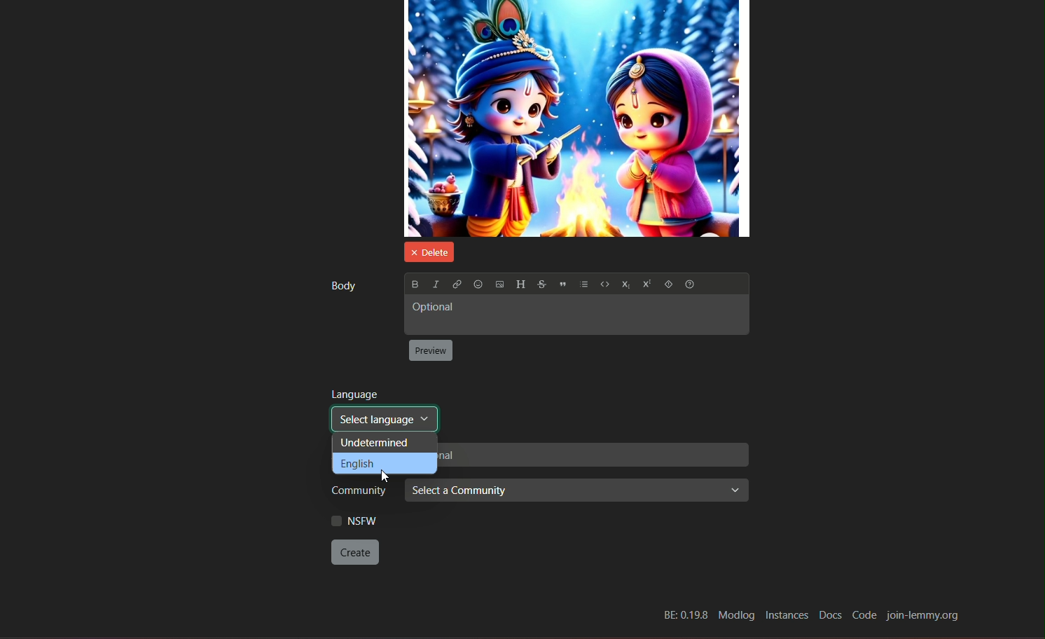  What do you see at coordinates (541, 284) in the screenshot?
I see `strikethrough` at bounding box center [541, 284].